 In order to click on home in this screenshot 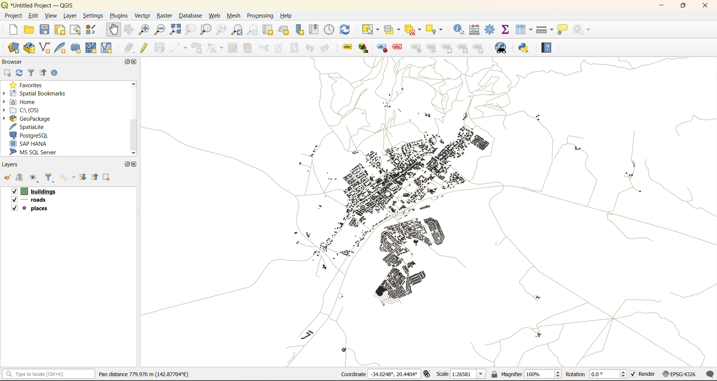, I will do `click(22, 101)`.